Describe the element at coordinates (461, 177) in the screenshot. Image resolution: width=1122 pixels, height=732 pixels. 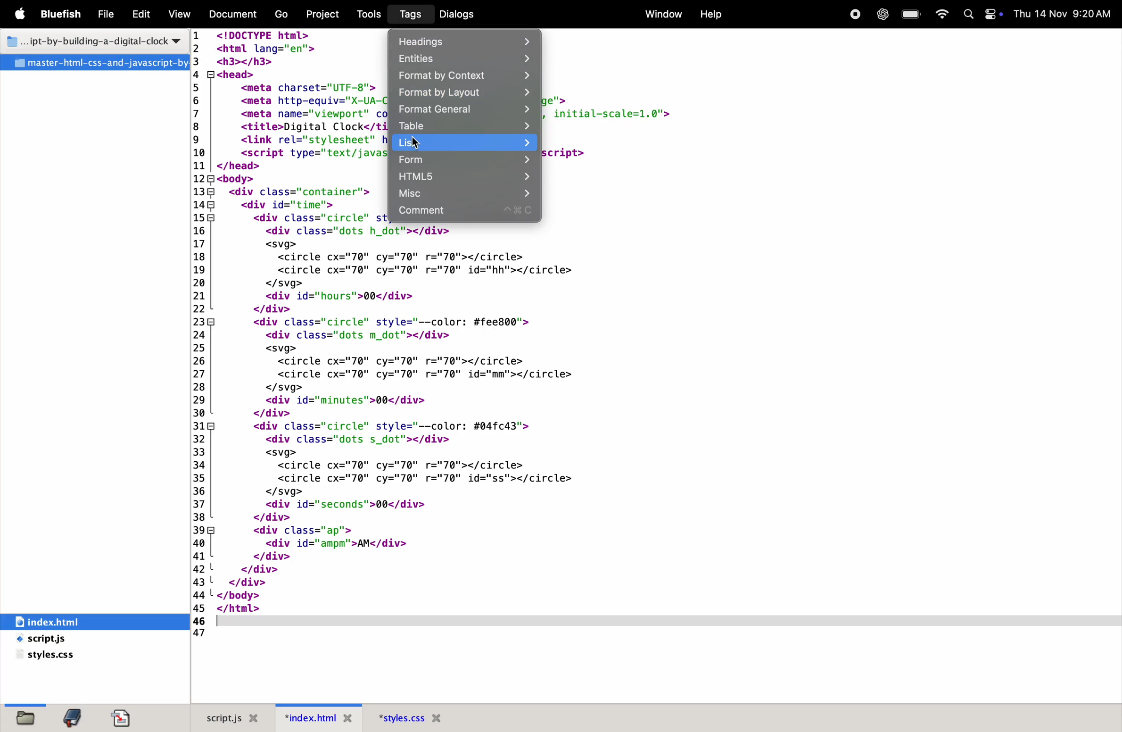
I see `HTML 5` at that location.